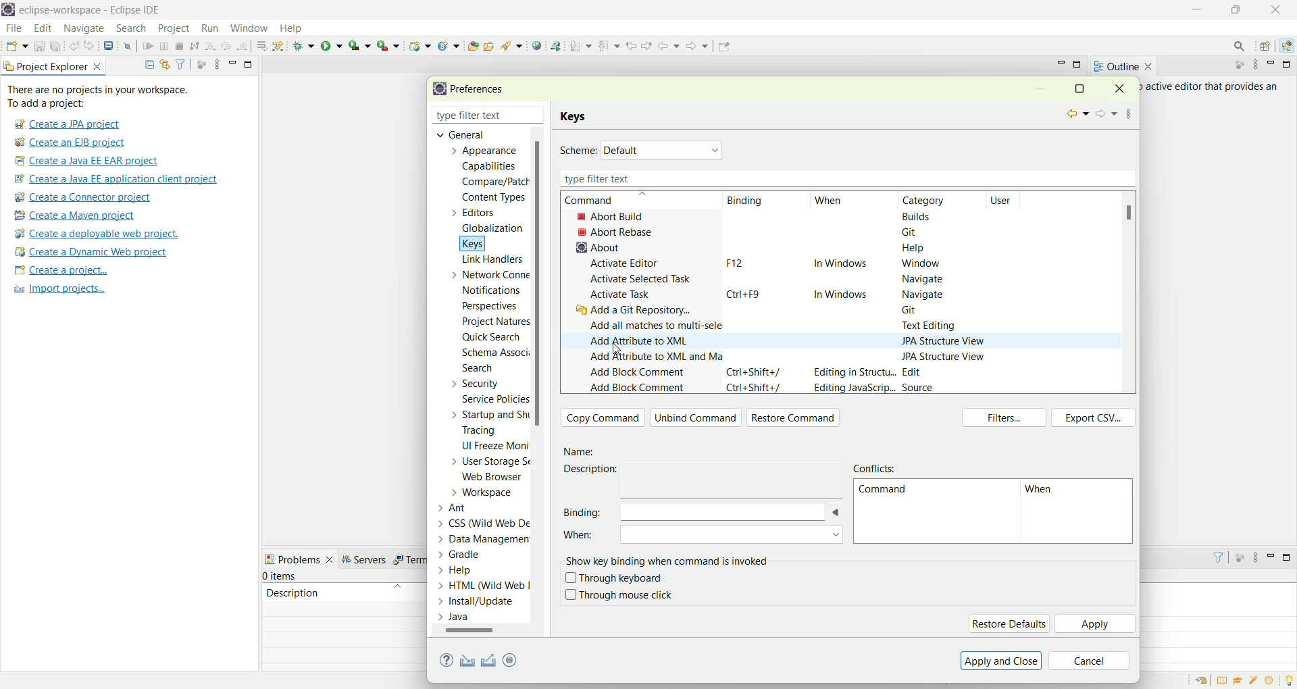  Describe the element at coordinates (512, 45) in the screenshot. I see `search` at that location.